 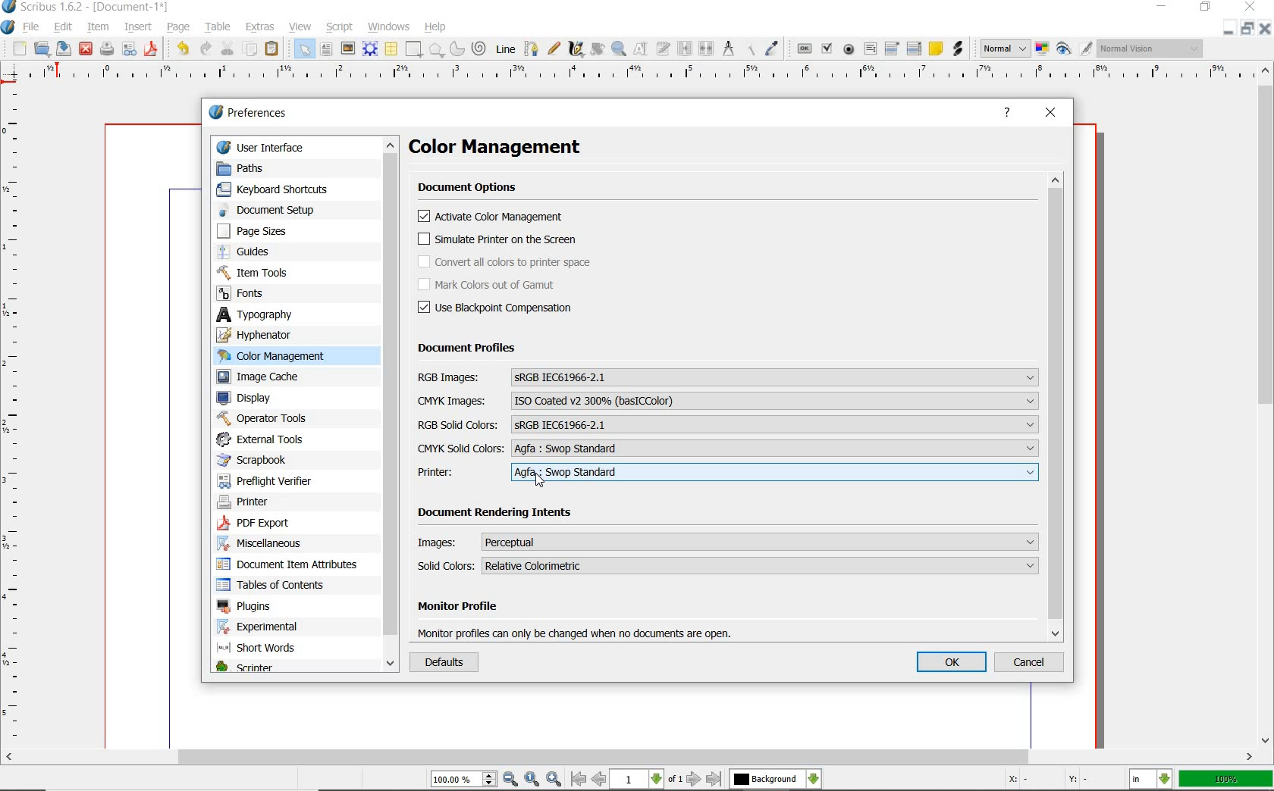 What do you see at coordinates (1042, 48) in the screenshot?
I see `toggle color management` at bounding box center [1042, 48].